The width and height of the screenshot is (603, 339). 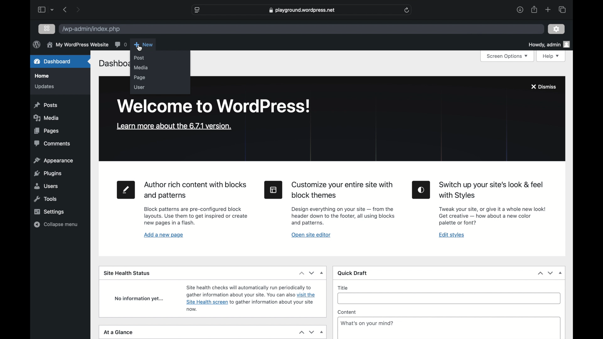 What do you see at coordinates (139, 58) in the screenshot?
I see `post` at bounding box center [139, 58].